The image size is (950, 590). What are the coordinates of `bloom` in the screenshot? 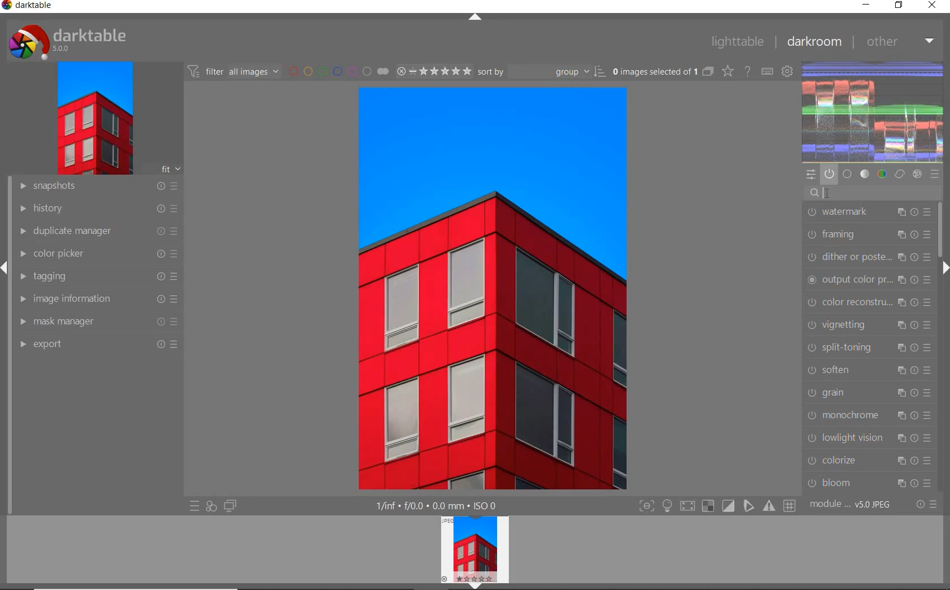 It's located at (869, 481).